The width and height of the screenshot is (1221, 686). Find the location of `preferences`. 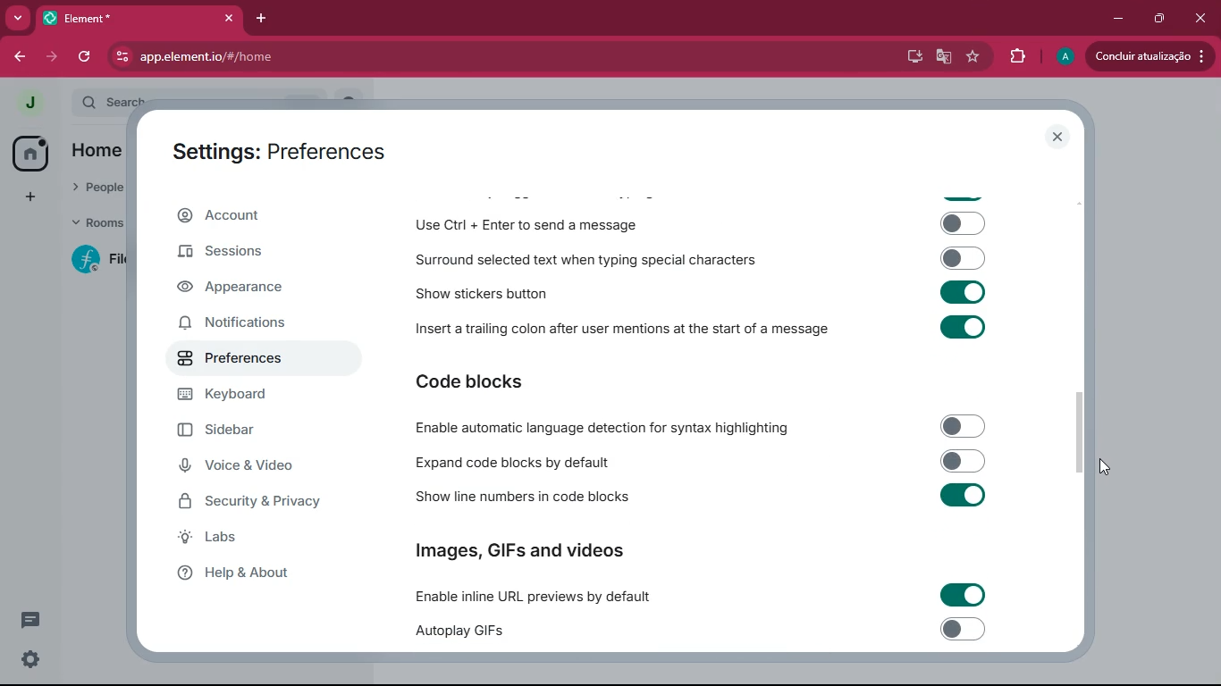

preferences is located at coordinates (240, 361).